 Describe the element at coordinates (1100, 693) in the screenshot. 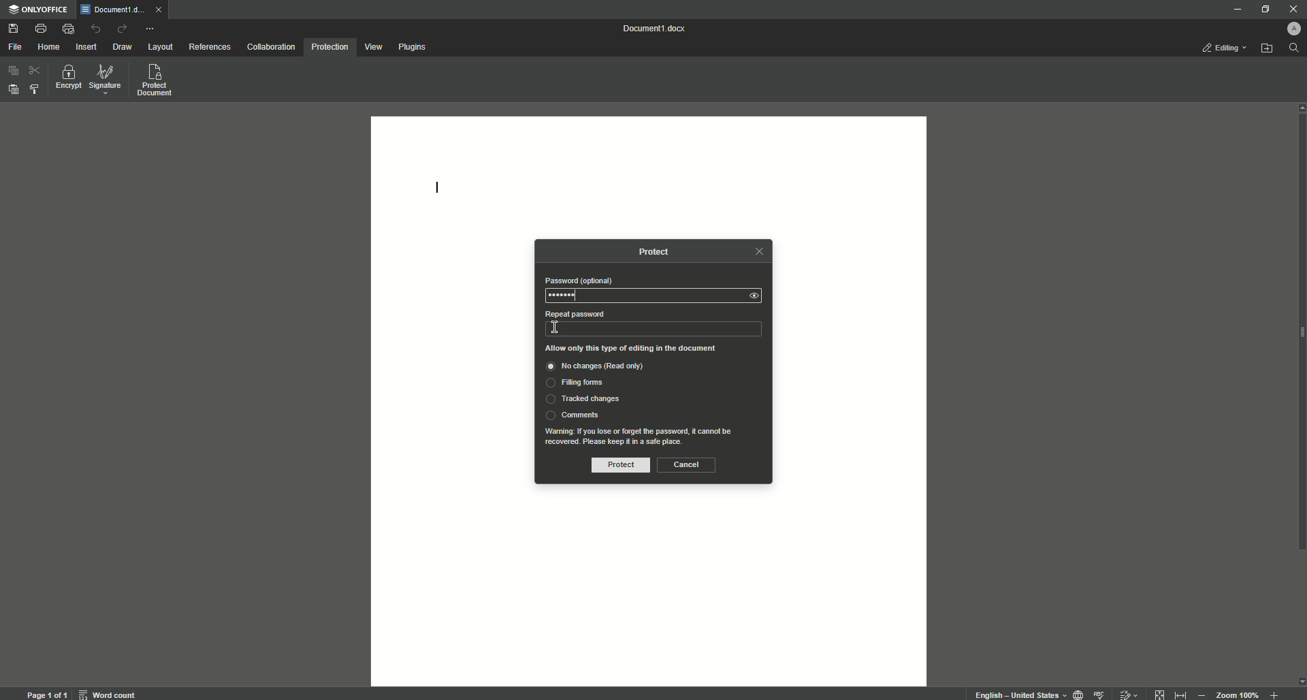

I see `spell checking` at that location.